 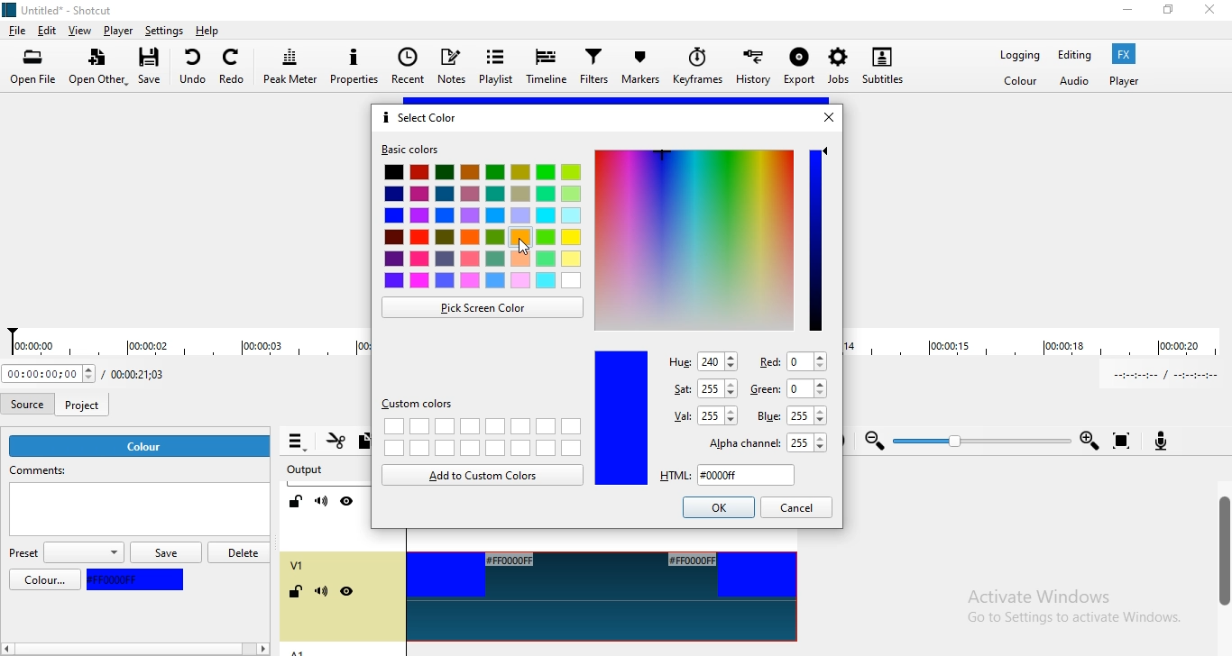 I want to click on Current position, so click(x=49, y=375).